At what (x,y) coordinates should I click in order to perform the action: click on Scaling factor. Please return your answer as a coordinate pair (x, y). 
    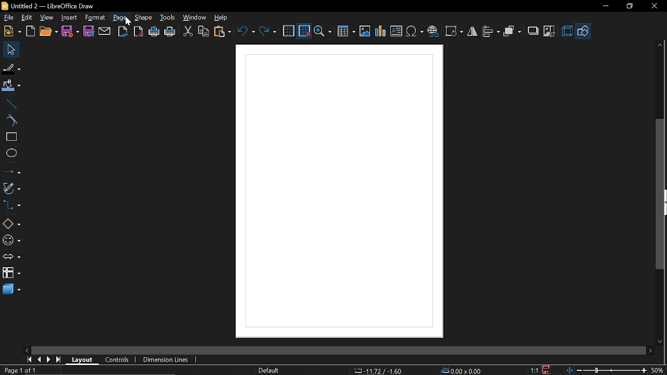
    Looking at the image, I should click on (534, 370).